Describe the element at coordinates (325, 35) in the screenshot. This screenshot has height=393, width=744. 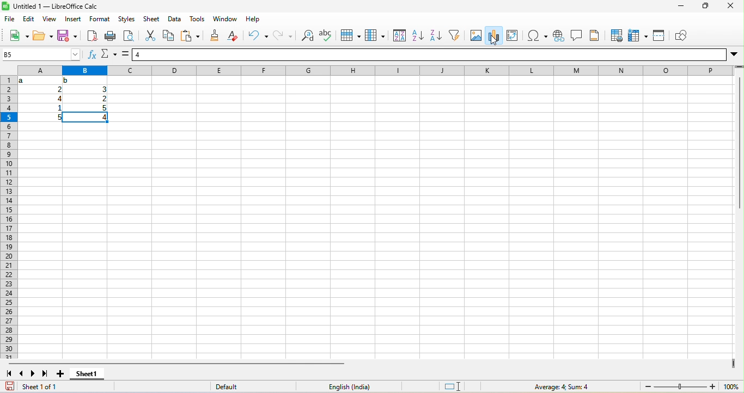
I see `spelling` at that location.